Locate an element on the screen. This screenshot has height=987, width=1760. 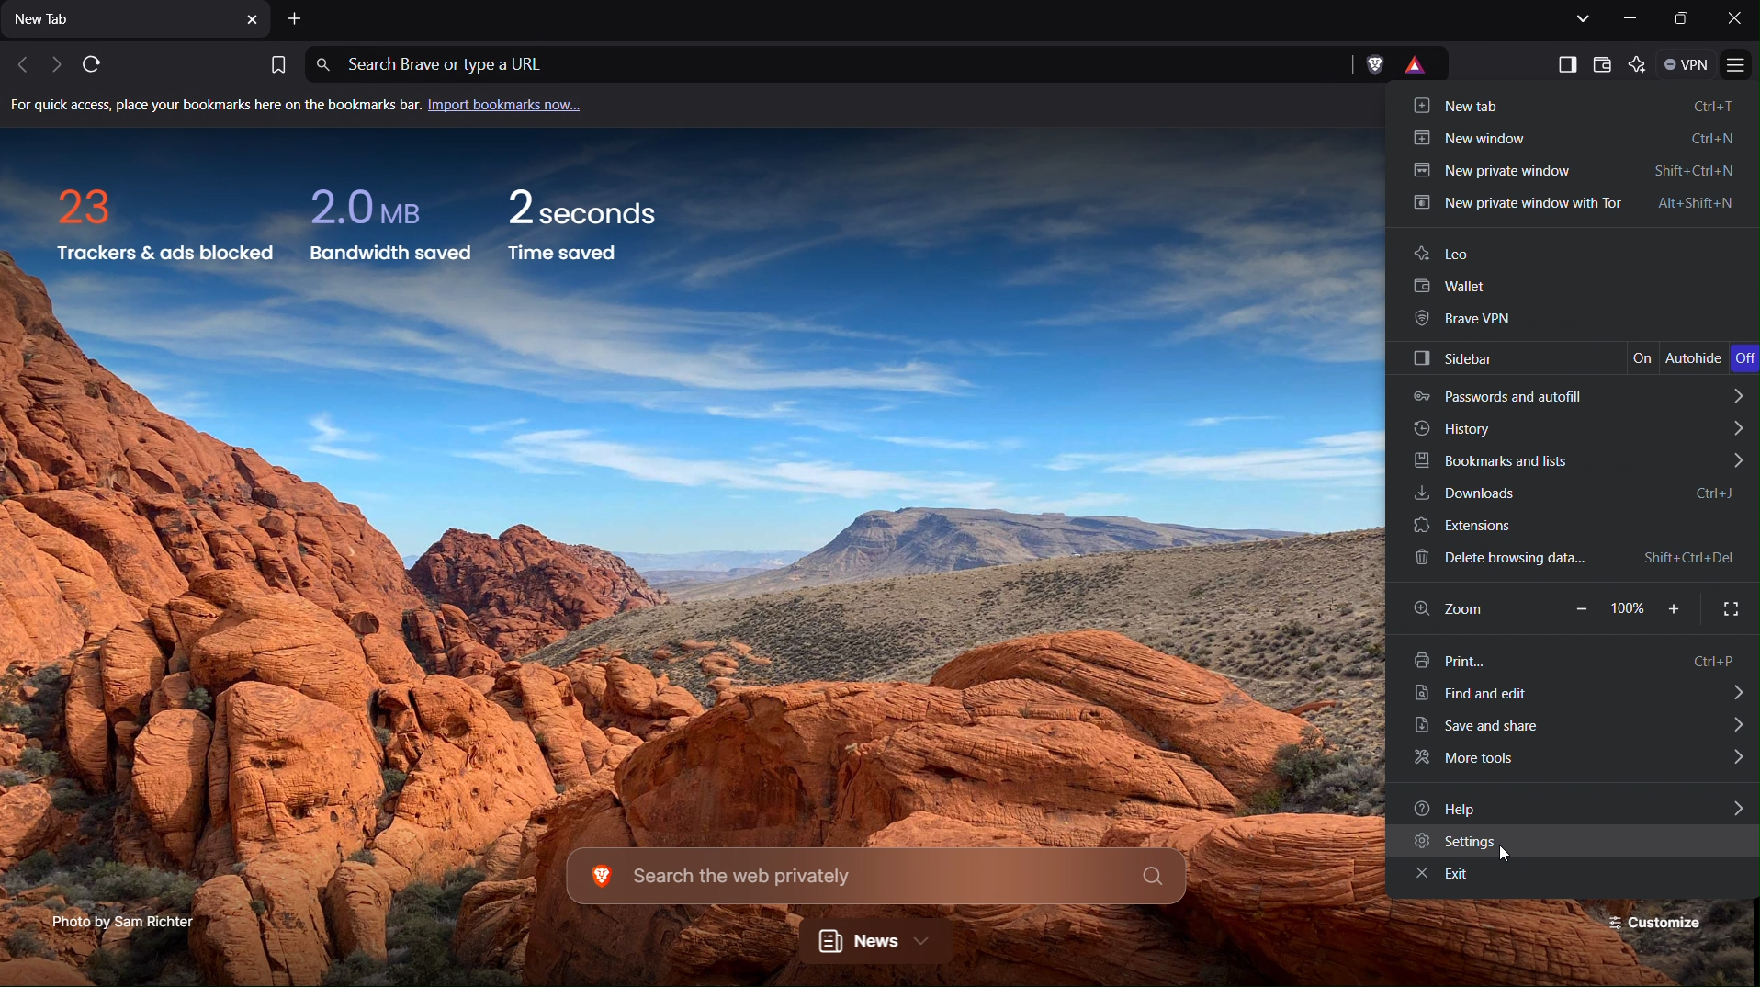
Photo Credit is located at coordinates (122, 922).